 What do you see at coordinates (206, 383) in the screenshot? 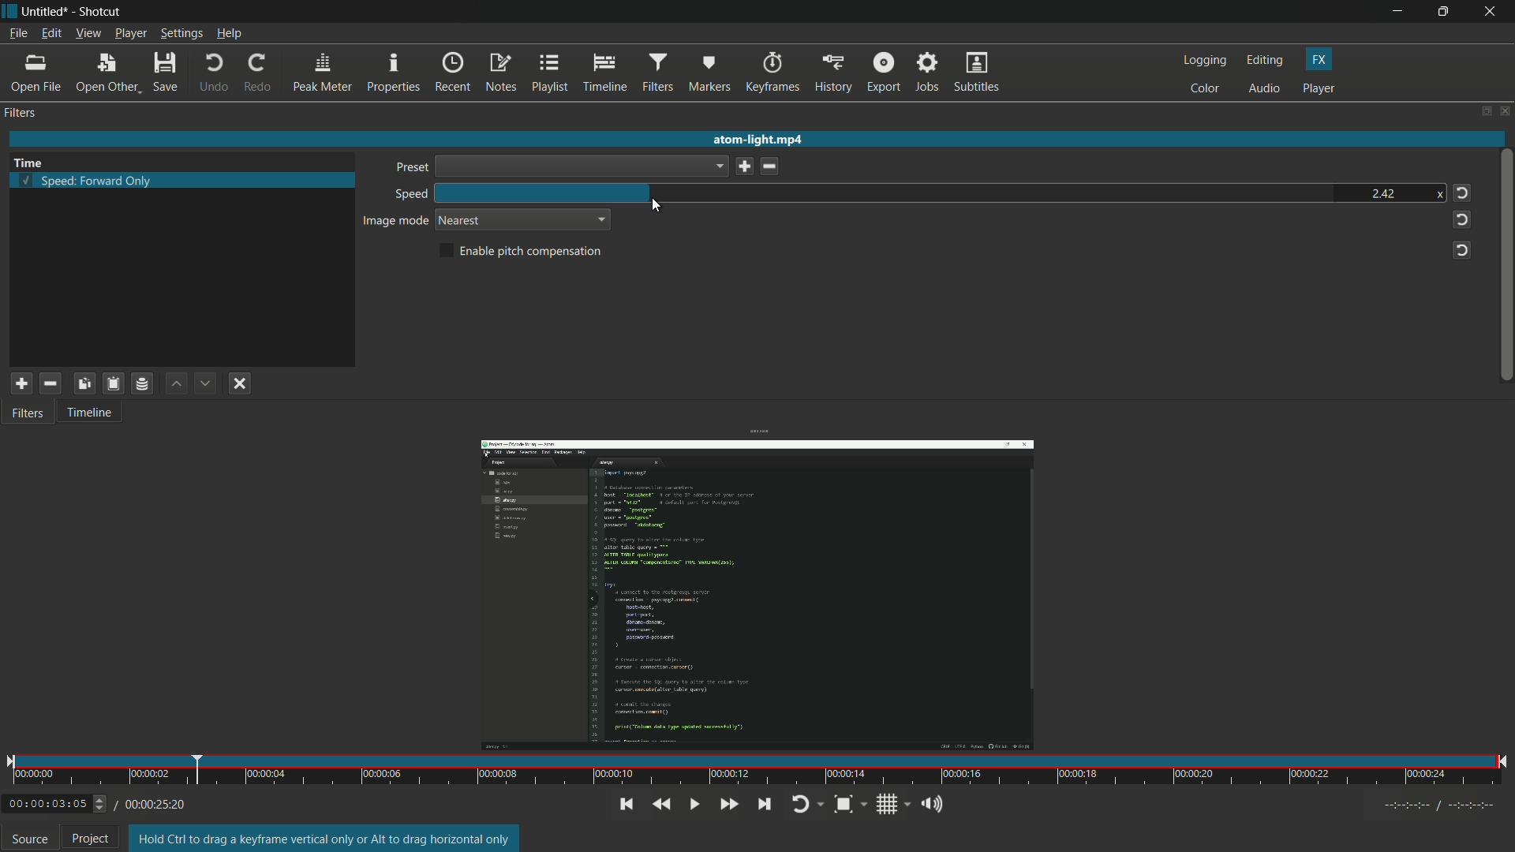
I see `move filter down` at bounding box center [206, 383].